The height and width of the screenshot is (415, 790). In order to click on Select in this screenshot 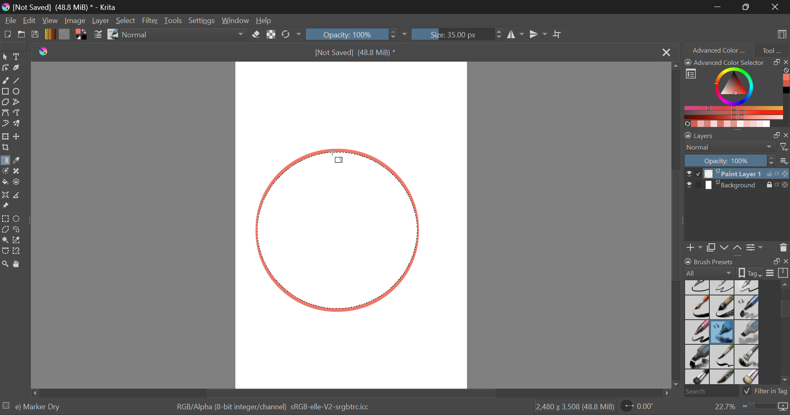, I will do `click(126, 21)`.